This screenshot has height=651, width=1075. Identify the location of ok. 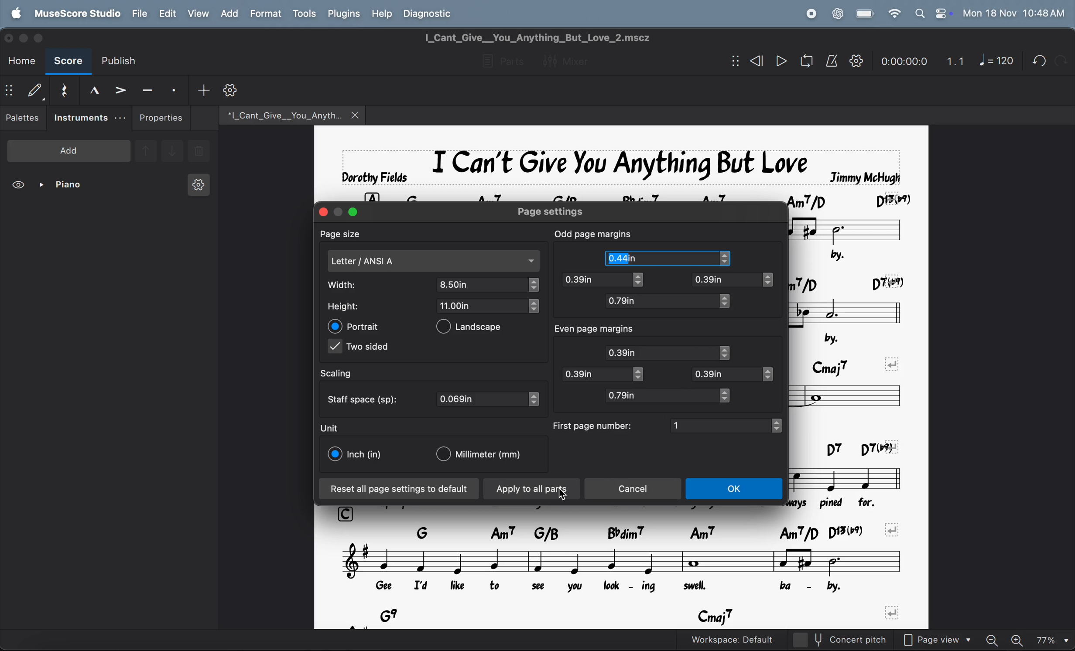
(736, 490).